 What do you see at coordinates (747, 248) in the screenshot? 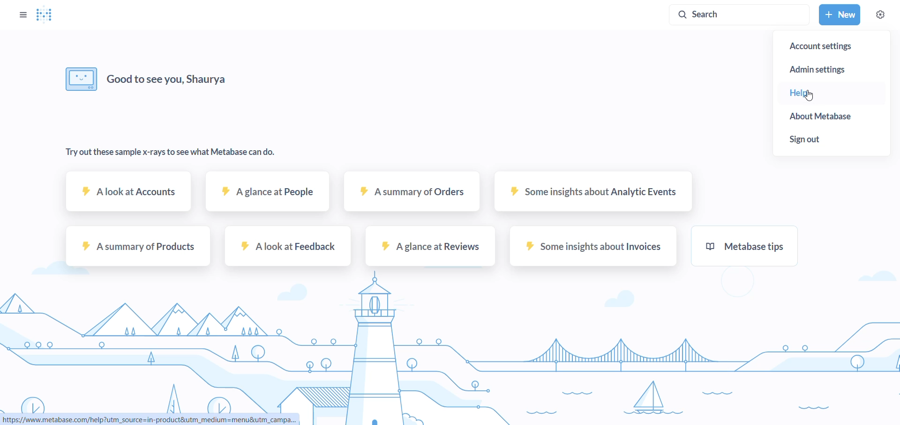
I see `metabase tips` at bounding box center [747, 248].